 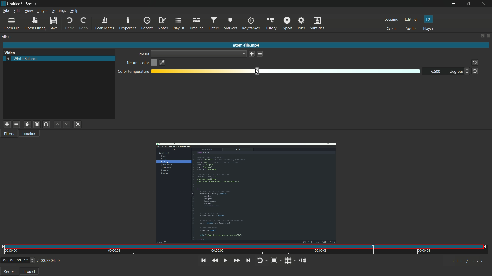 I want to click on player menu, so click(x=43, y=11).